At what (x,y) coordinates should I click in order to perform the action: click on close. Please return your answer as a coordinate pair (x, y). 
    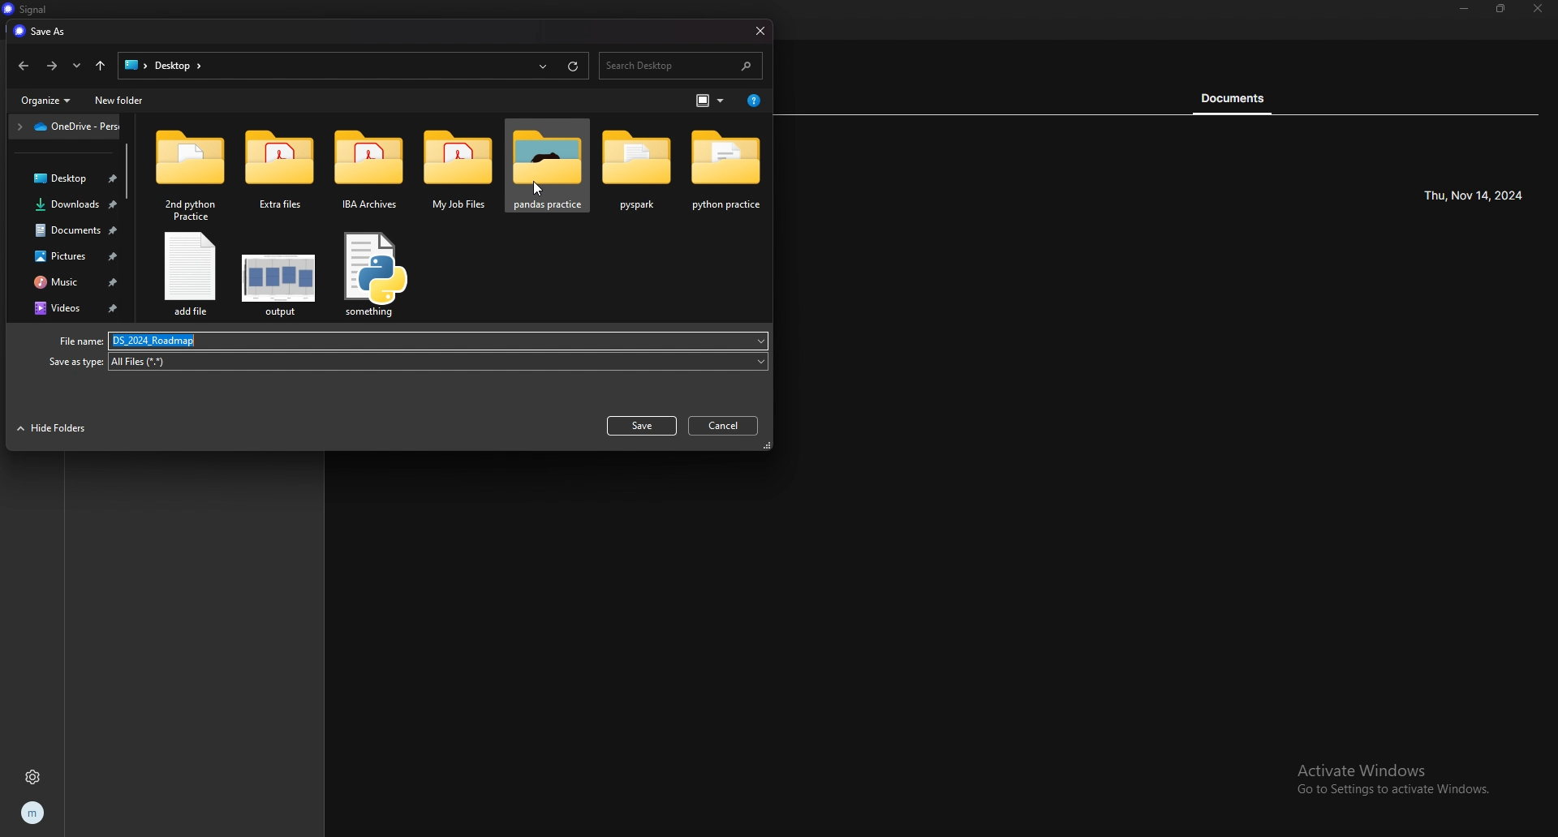
    Looking at the image, I should click on (1539, 8).